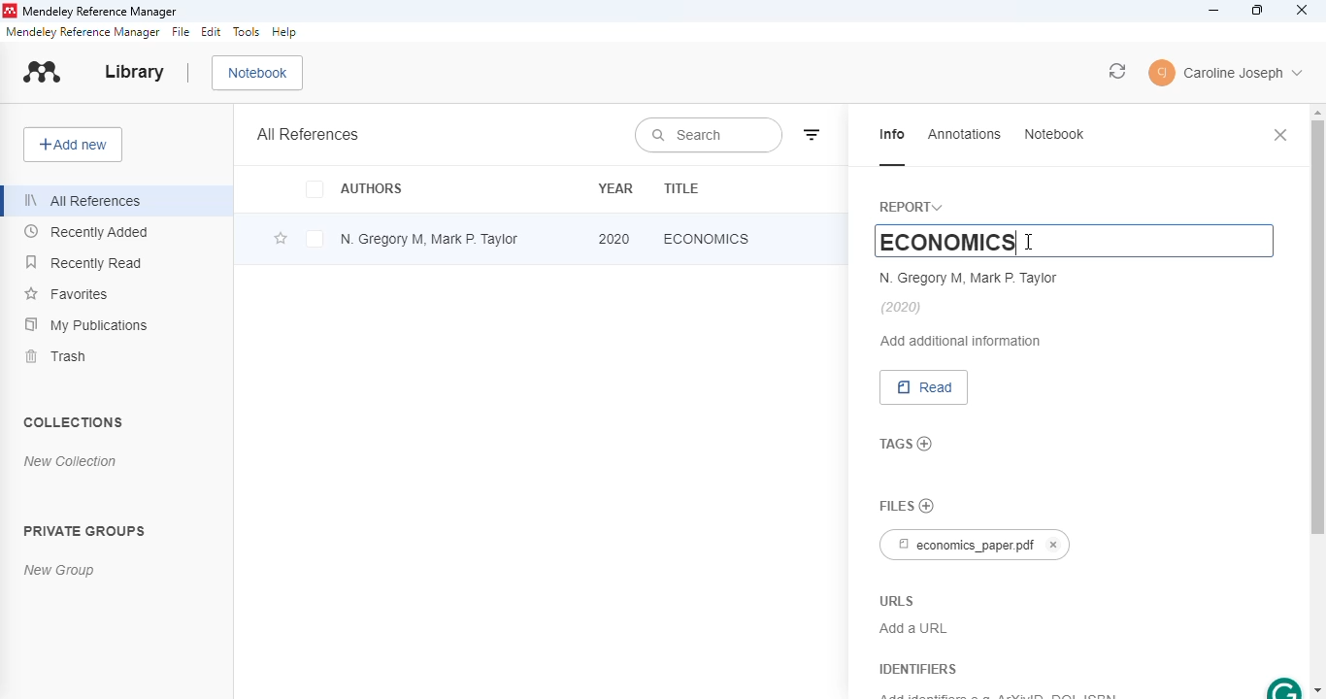 Image resolution: width=1326 pixels, height=699 pixels. I want to click on N. Gregory M, Mark P. Taylor, so click(428, 239).